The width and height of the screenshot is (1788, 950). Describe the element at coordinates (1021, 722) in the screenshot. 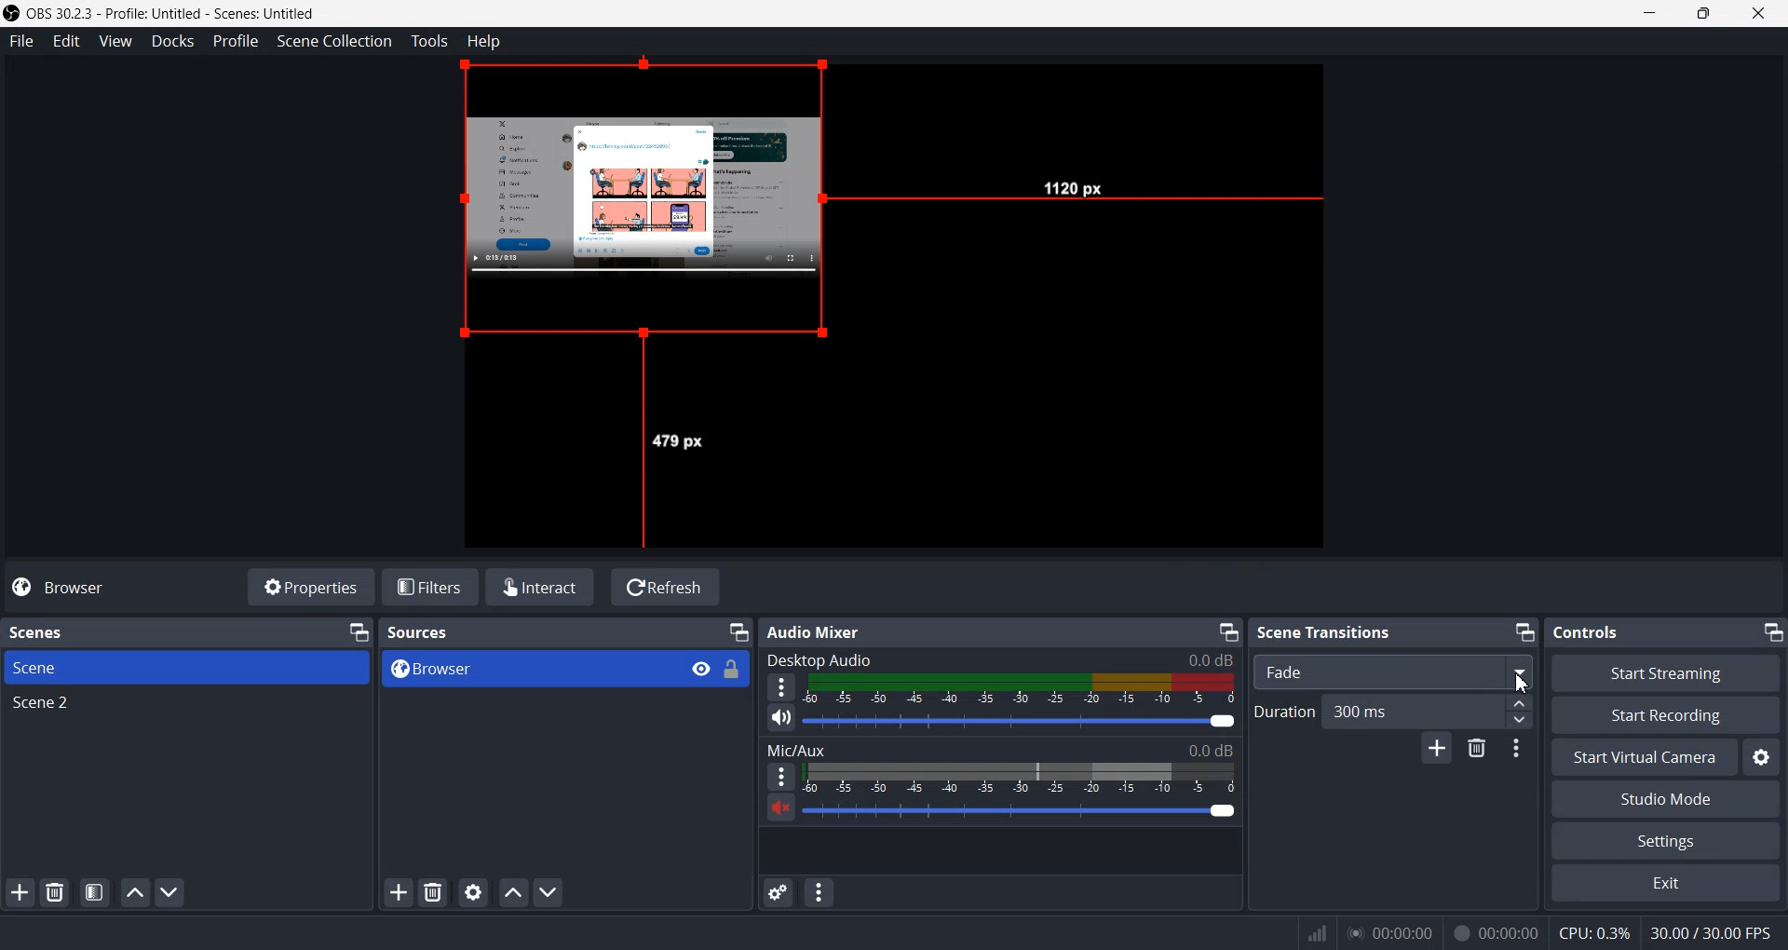

I see `volume adjuster` at that location.